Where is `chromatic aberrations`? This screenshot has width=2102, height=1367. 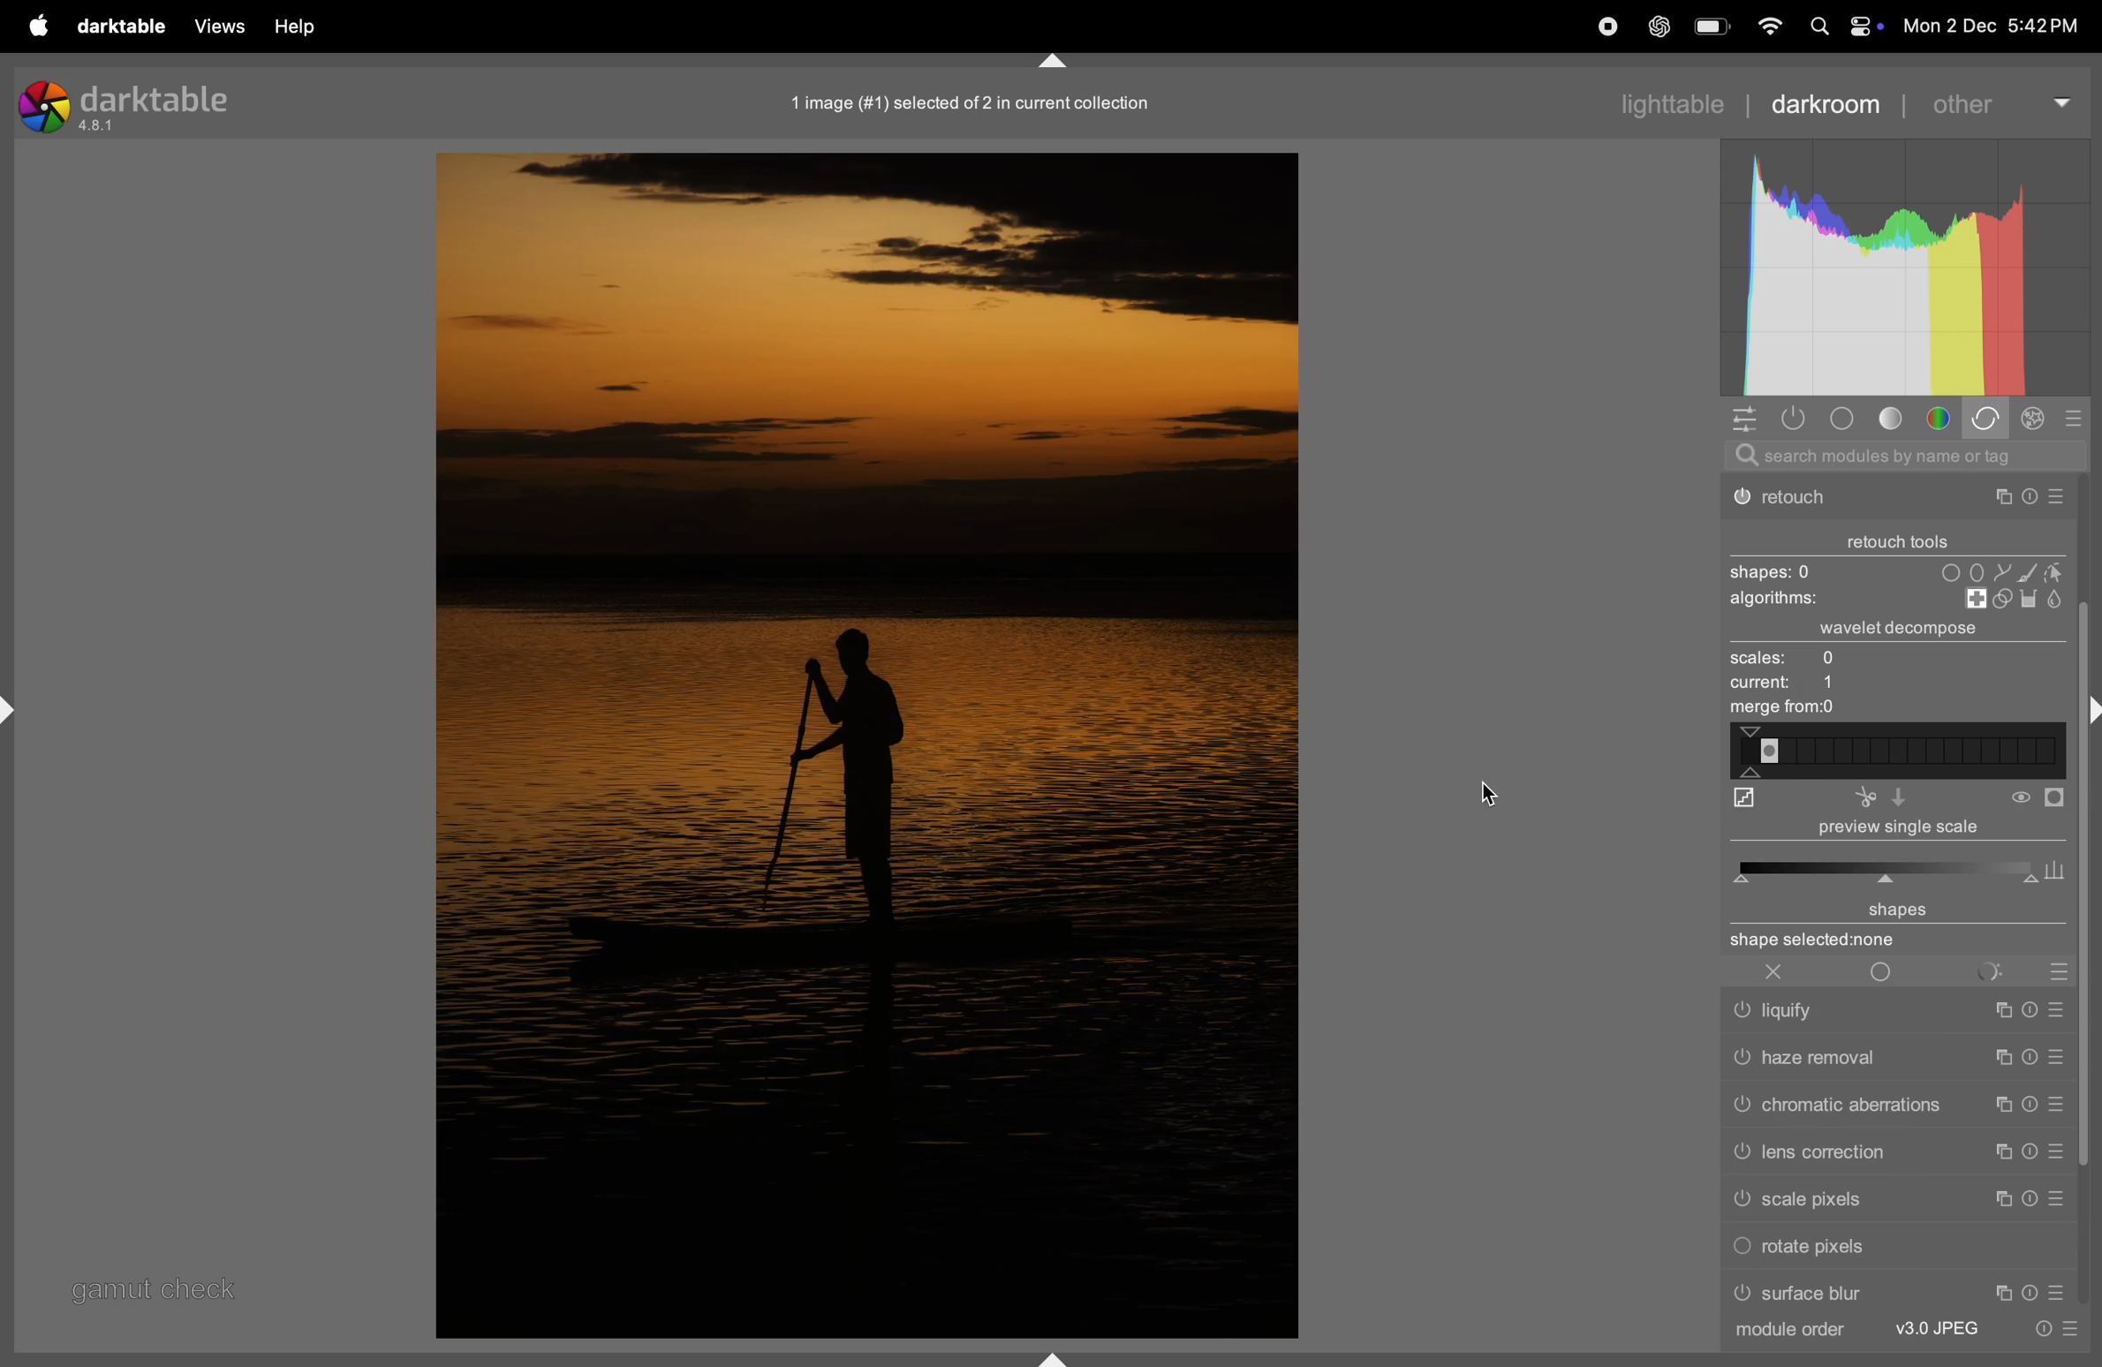
chromatic aberrations is located at coordinates (1899, 1103).